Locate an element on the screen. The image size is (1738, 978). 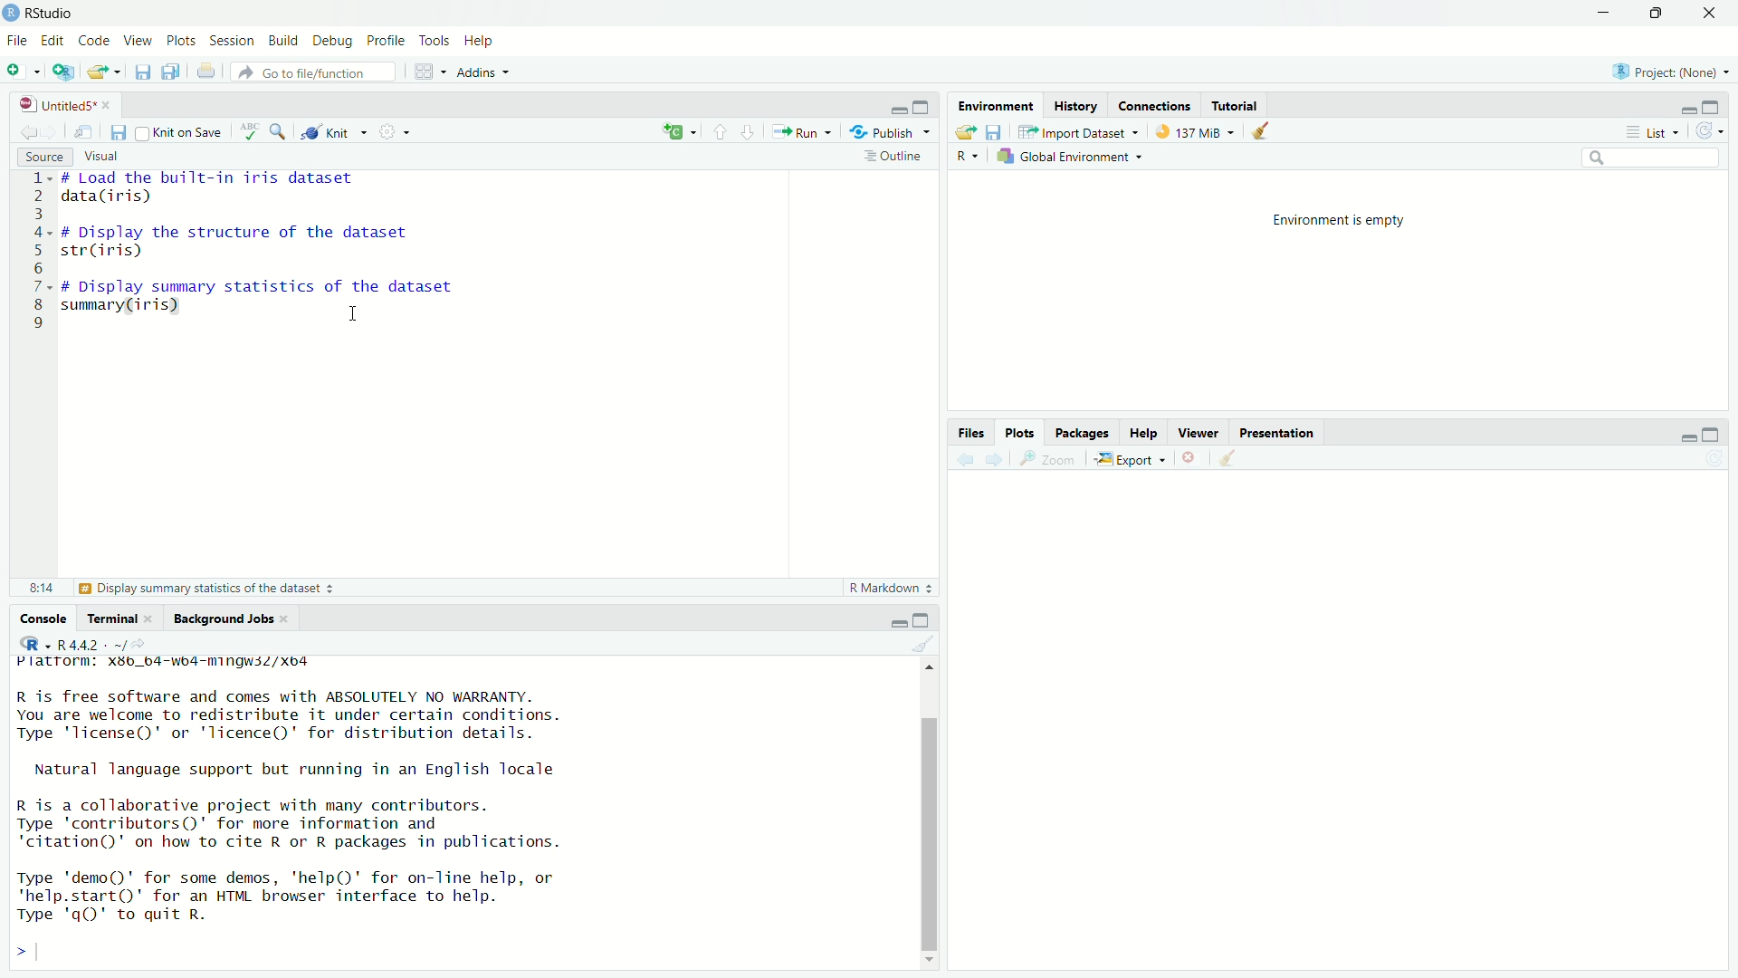
Help is located at coordinates (1143, 431).